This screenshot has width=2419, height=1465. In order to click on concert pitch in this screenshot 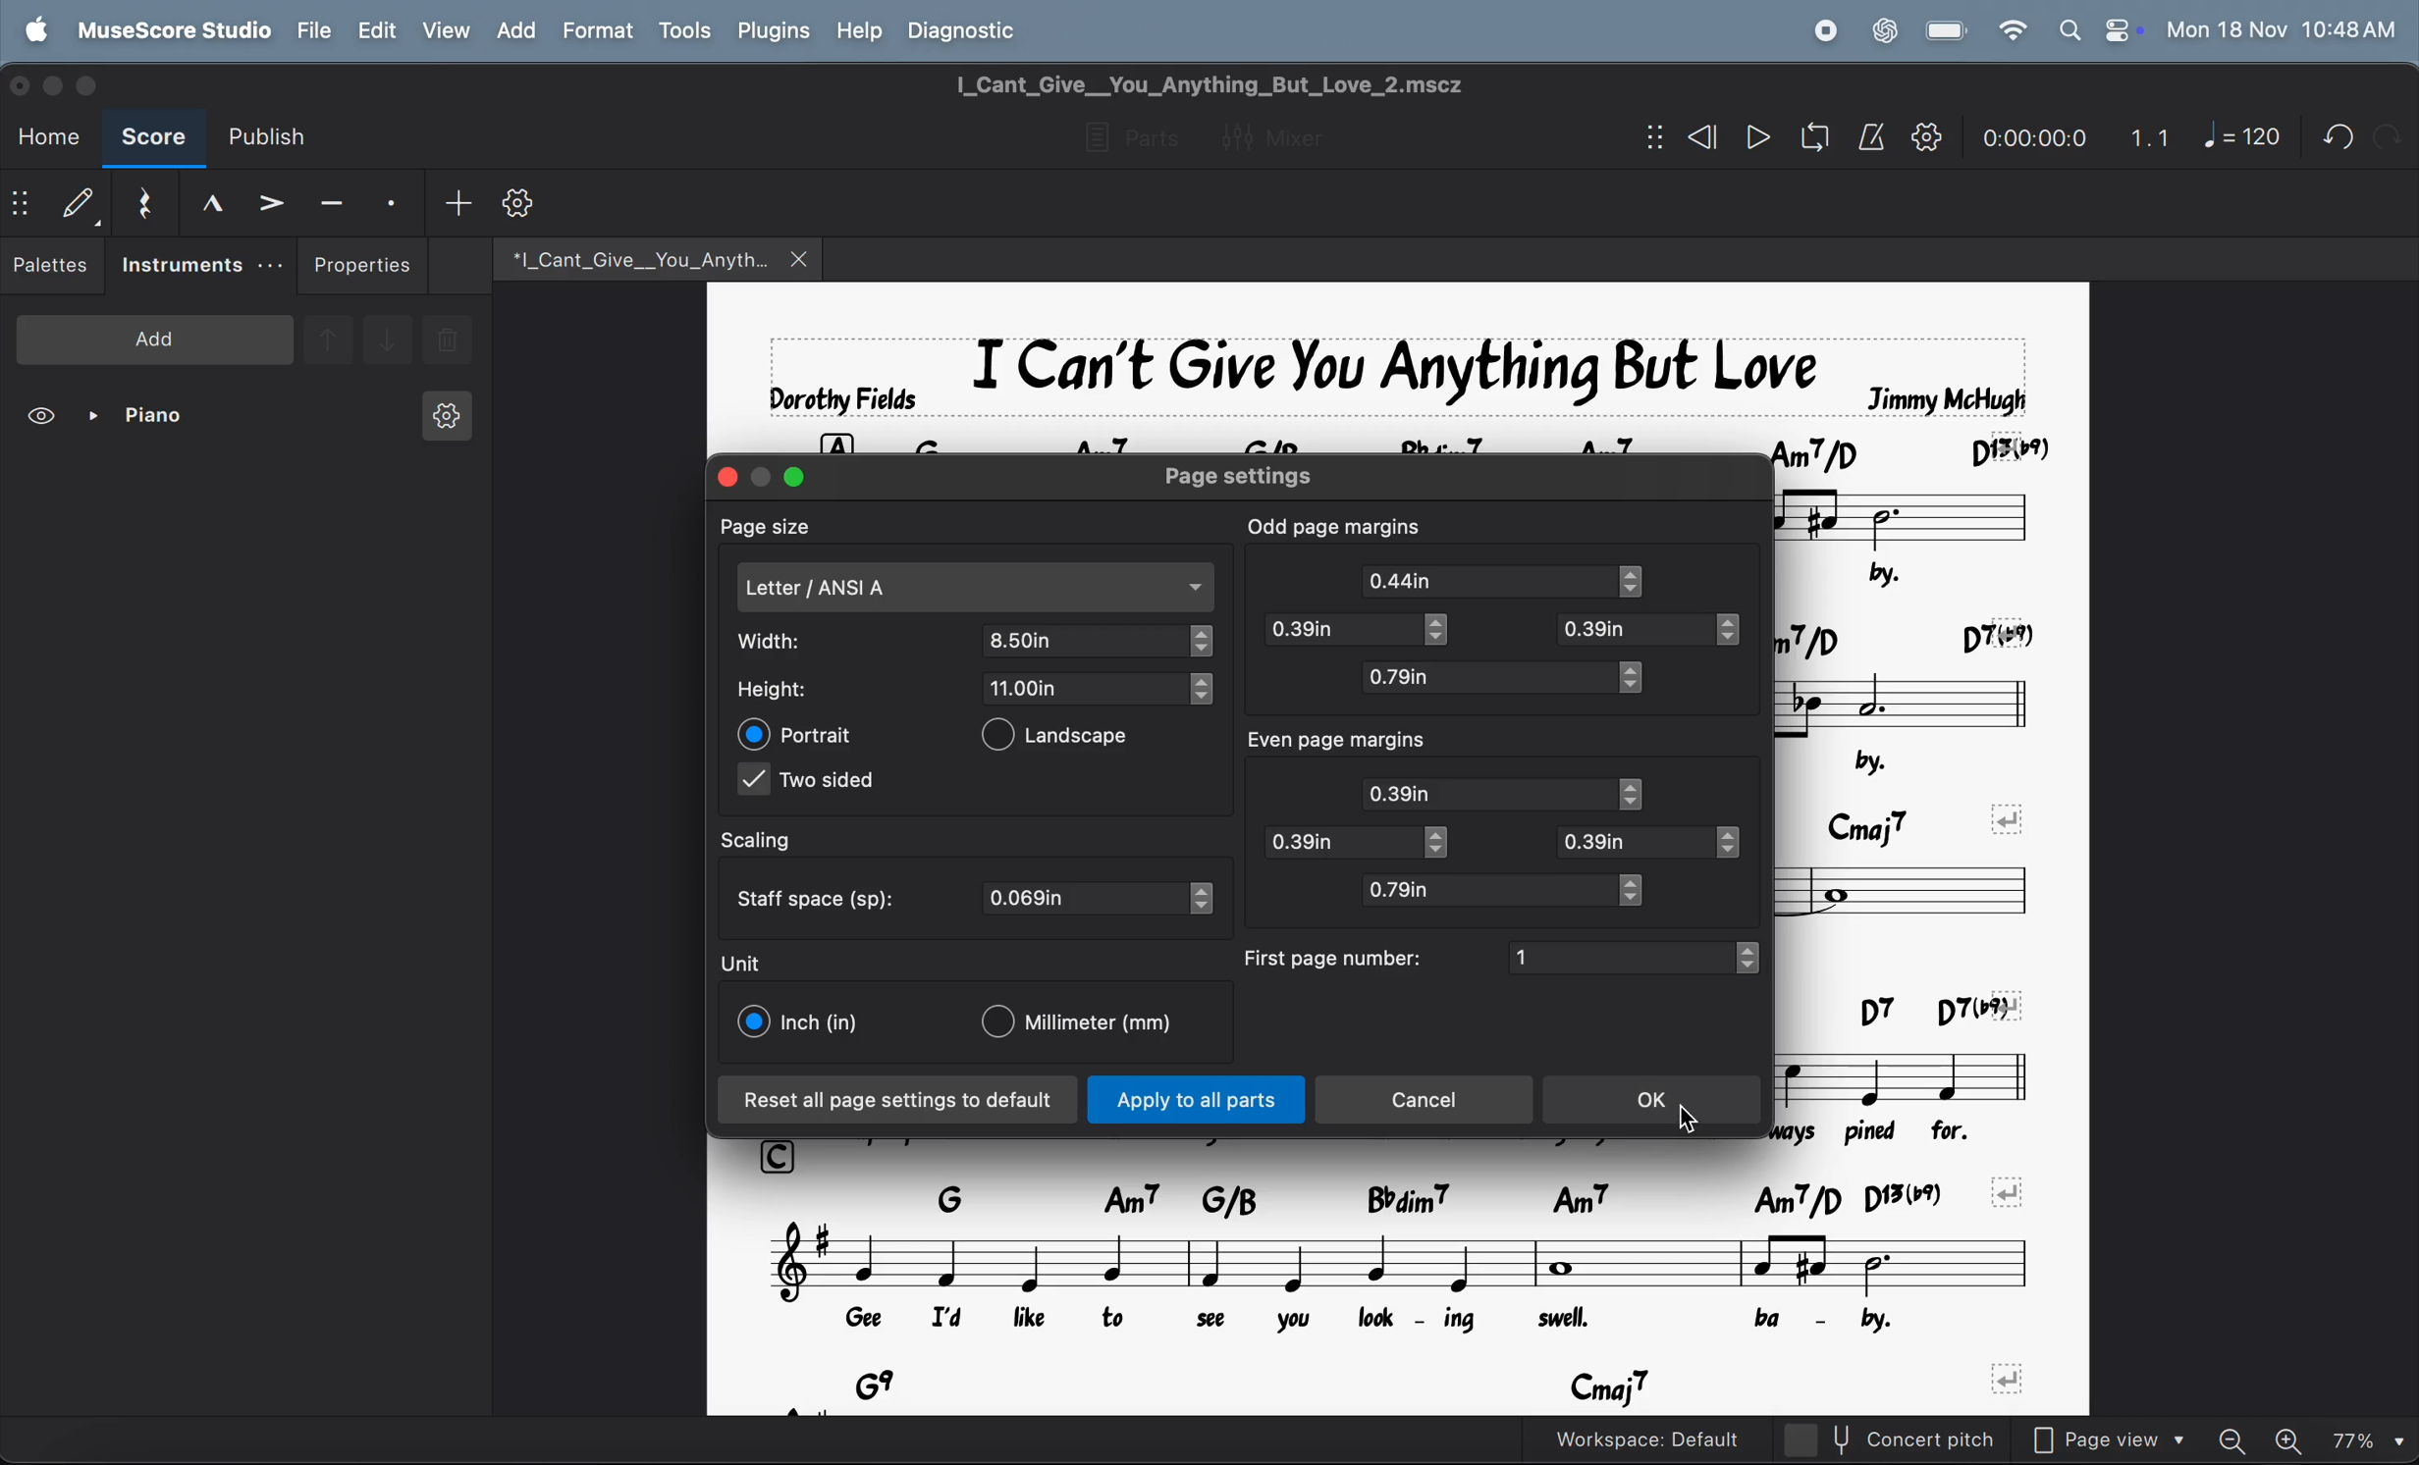, I will do `click(1928, 1439)`.